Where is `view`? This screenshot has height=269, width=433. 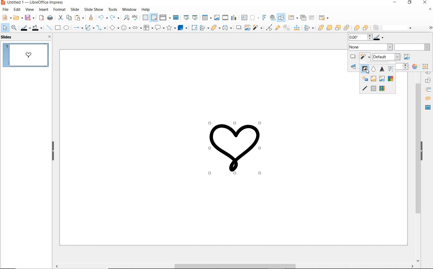
view is located at coordinates (30, 10).